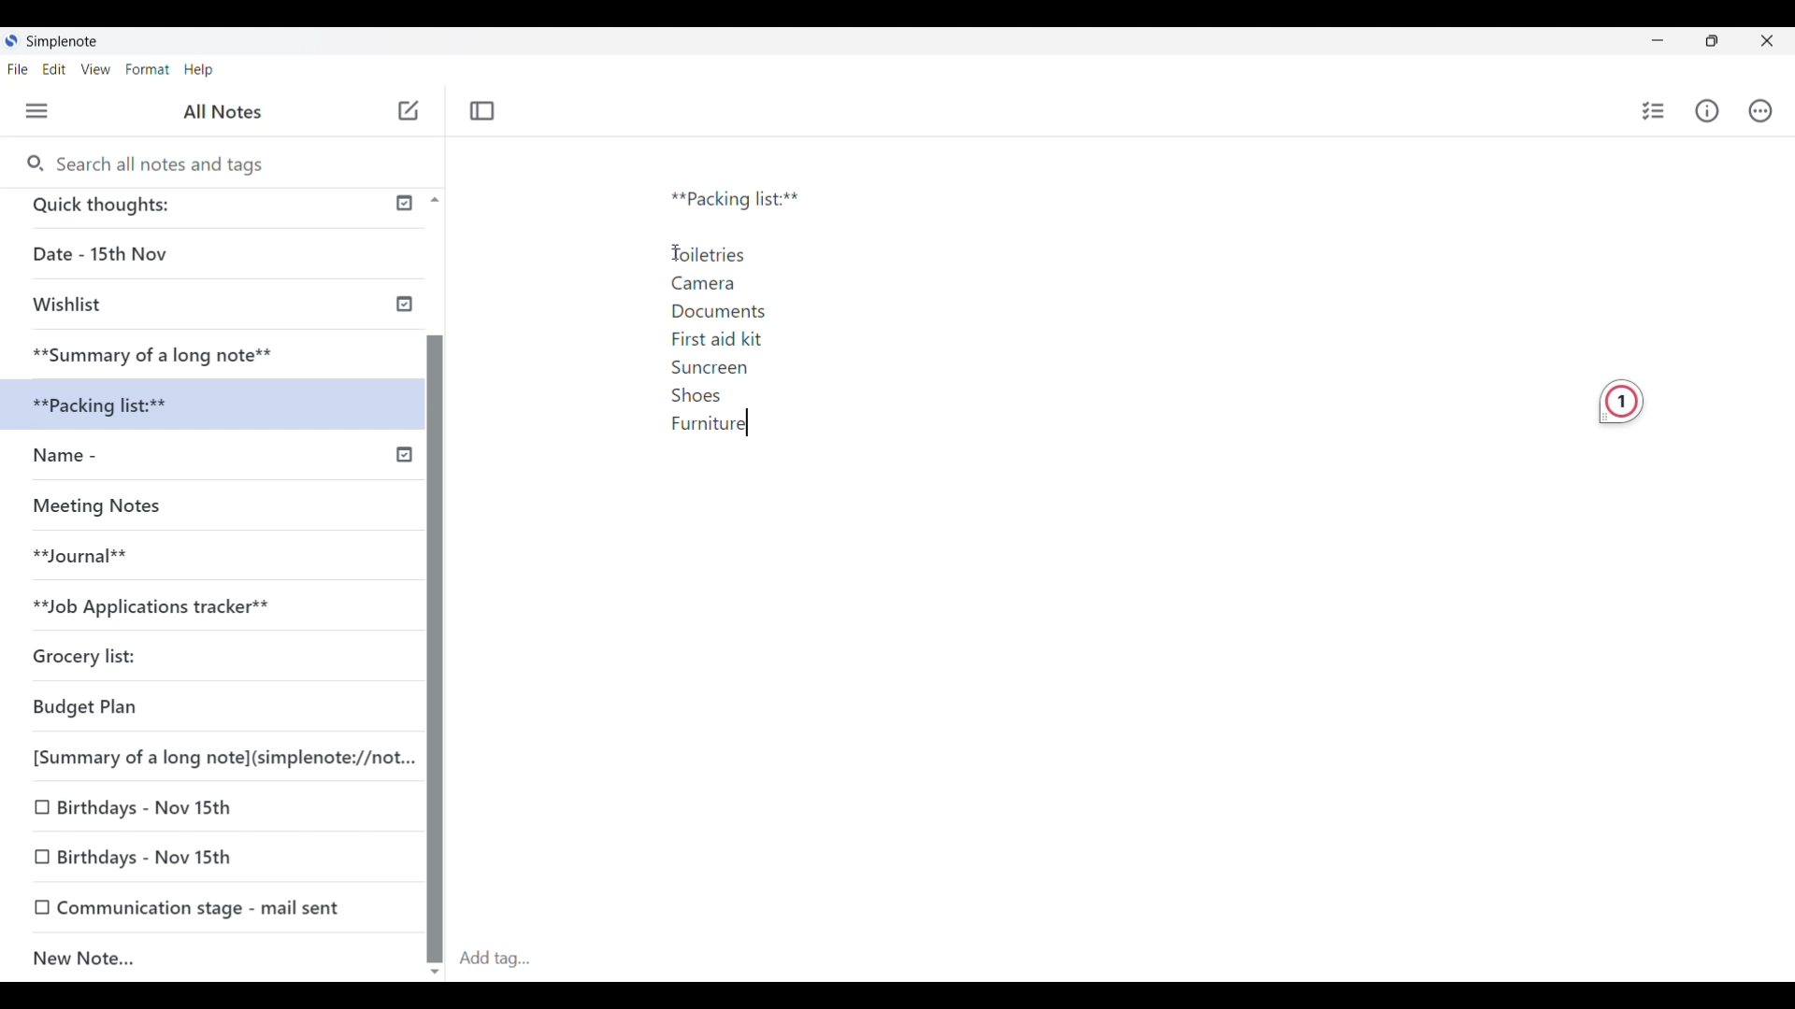 Image resolution: width=1795 pixels, height=1009 pixels. What do you see at coordinates (754, 421) in the screenshot?
I see `Cursor` at bounding box center [754, 421].